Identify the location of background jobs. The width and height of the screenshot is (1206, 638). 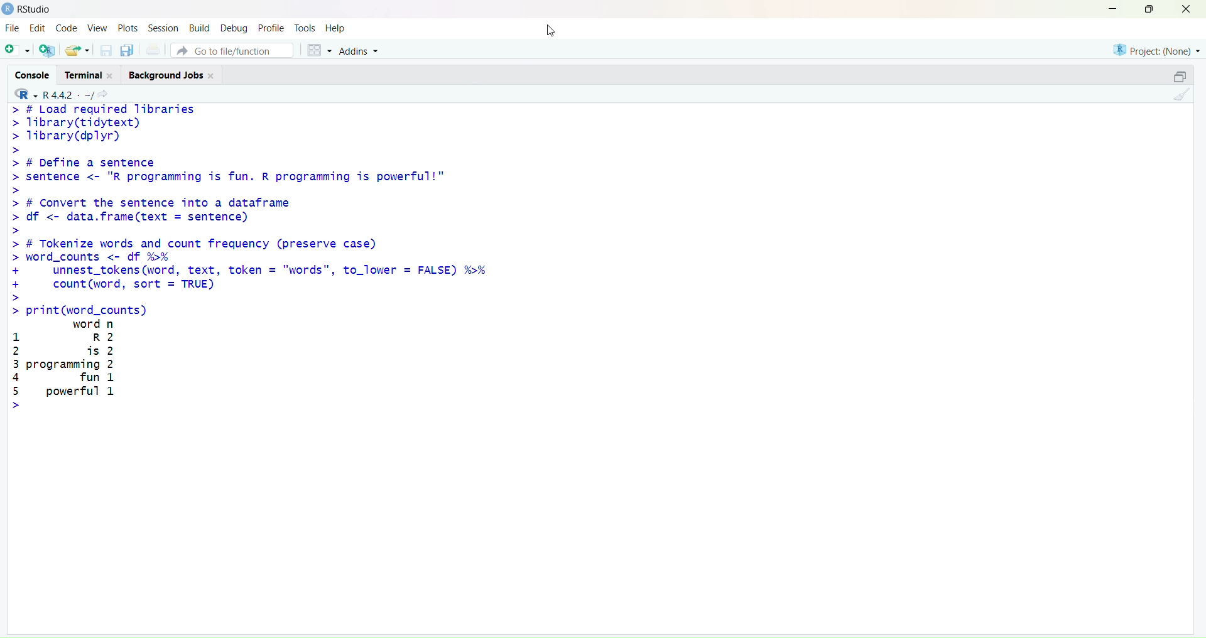
(172, 76).